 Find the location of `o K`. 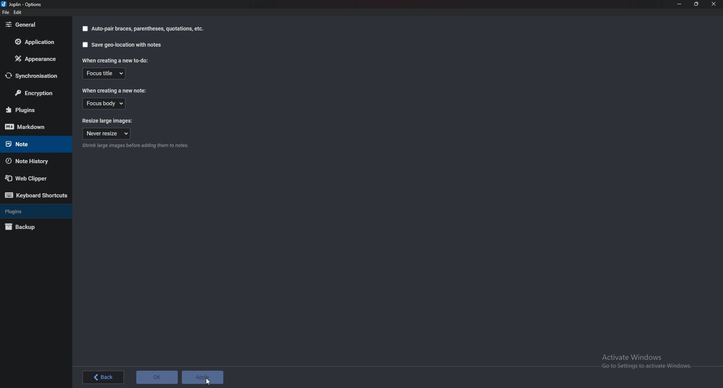

o K is located at coordinates (157, 377).